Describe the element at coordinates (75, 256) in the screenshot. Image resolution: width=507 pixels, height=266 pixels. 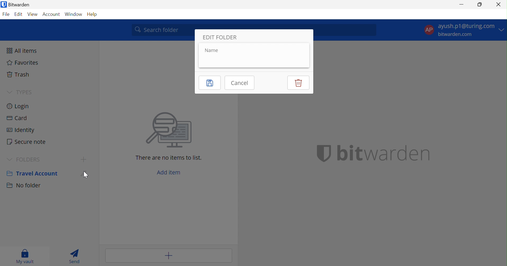
I see `Send` at that location.